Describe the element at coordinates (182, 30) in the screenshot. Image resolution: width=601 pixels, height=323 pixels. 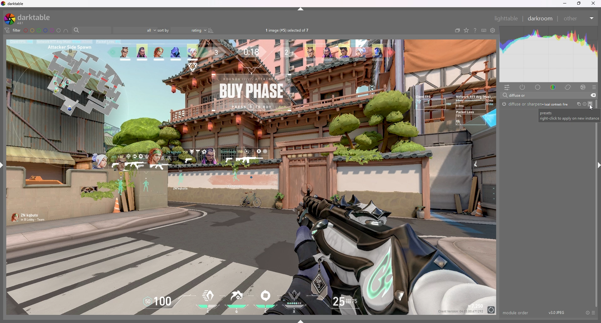
I see `sort by` at that location.